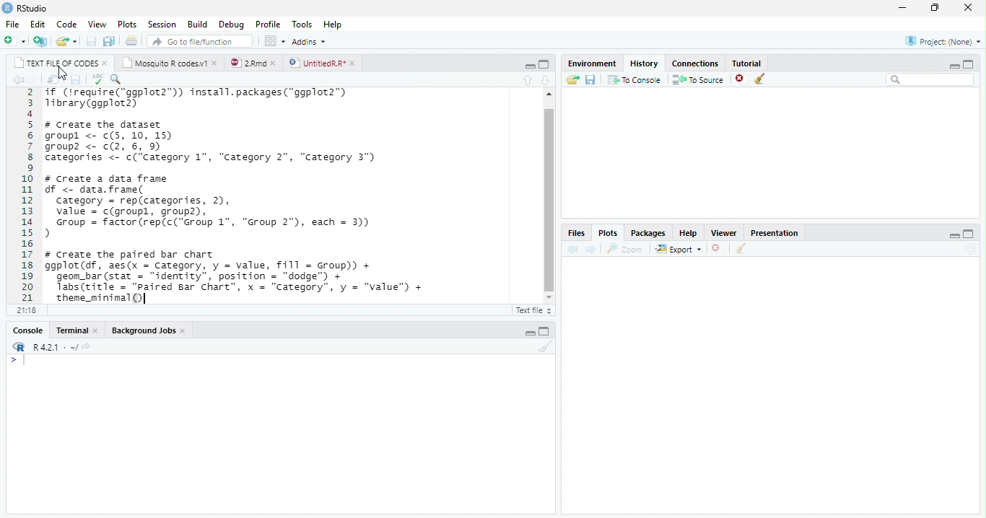 The width and height of the screenshot is (986, 518). Describe the element at coordinates (231, 24) in the screenshot. I see `debug` at that location.